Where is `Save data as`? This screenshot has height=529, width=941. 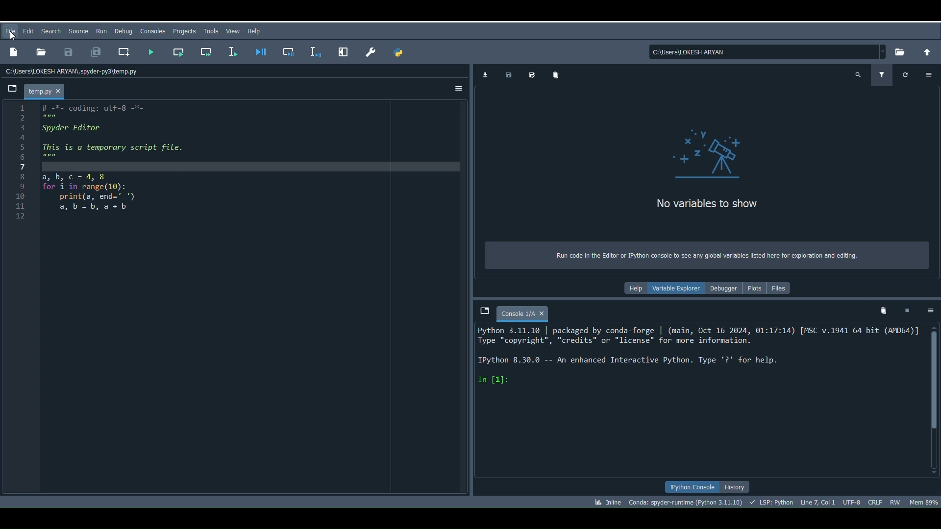
Save data as is located at coordinates (529, 73).